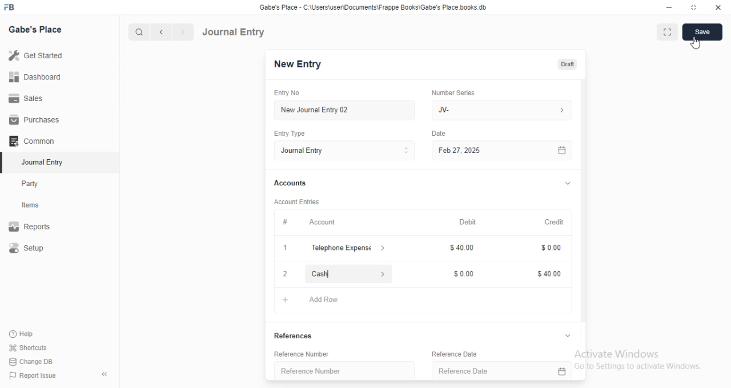 This screenshot has height=388, width=731. I want to click on Journal Entry, so click(235, 31).